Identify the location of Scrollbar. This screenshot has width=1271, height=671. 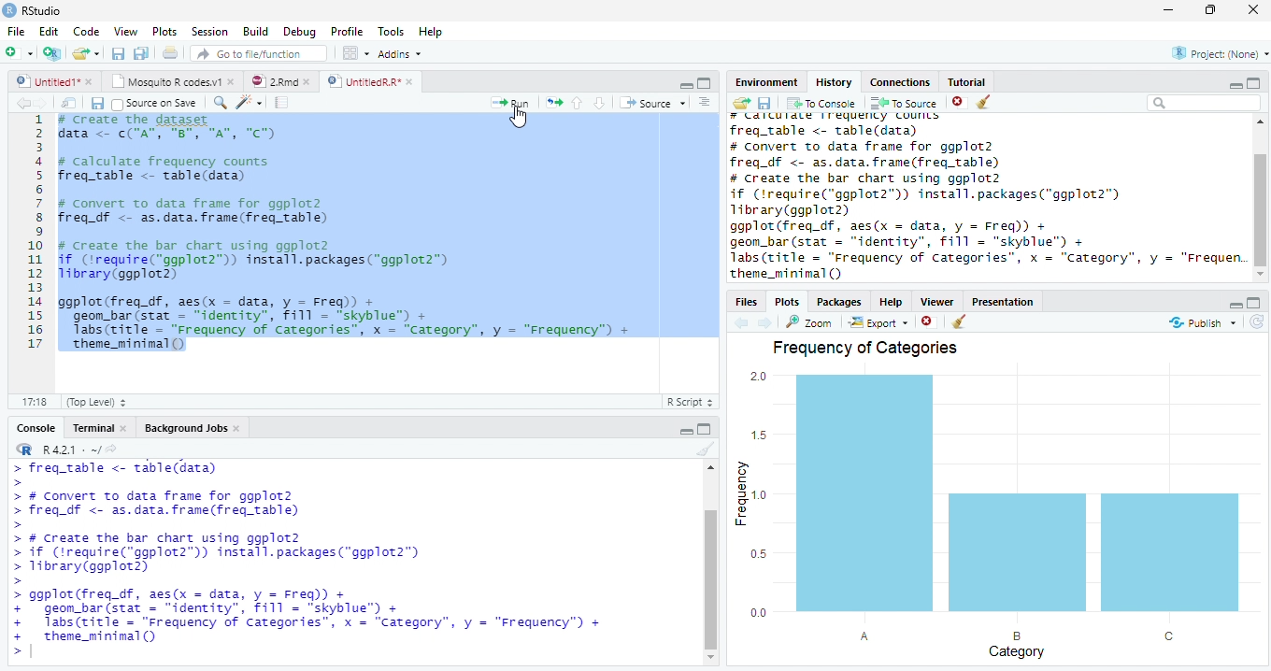
(1263, 197).